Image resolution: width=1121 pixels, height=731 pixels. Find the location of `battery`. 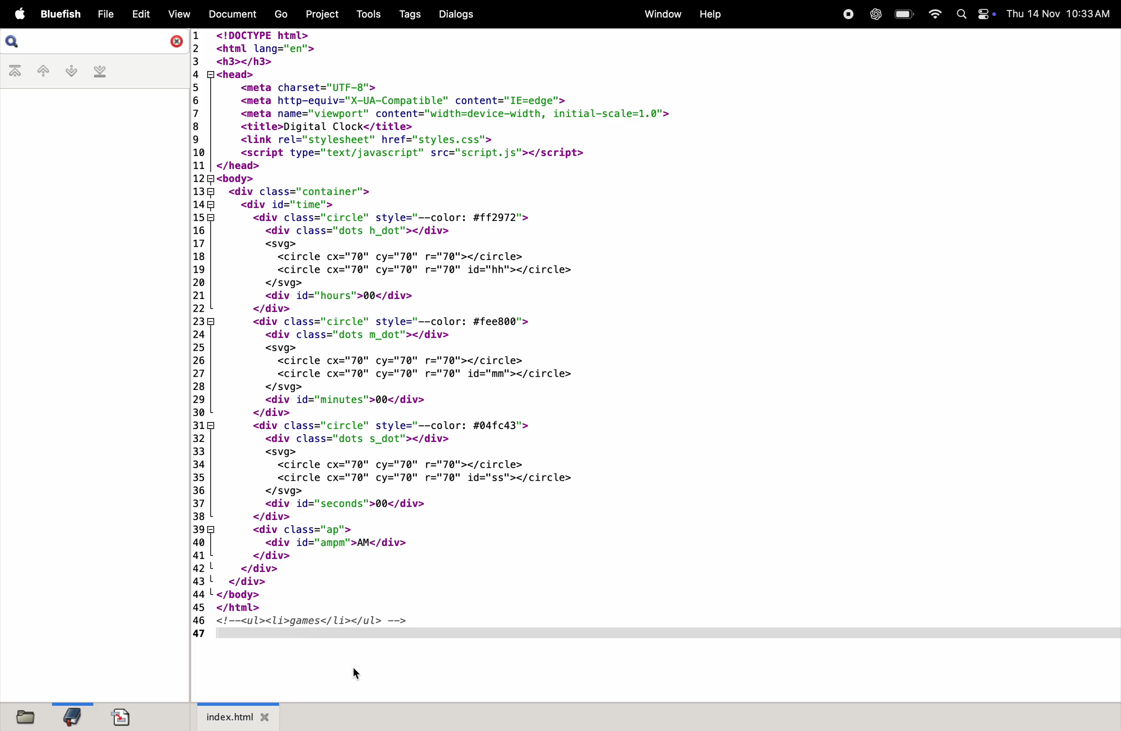

battery is located at coordinates (902, 15).